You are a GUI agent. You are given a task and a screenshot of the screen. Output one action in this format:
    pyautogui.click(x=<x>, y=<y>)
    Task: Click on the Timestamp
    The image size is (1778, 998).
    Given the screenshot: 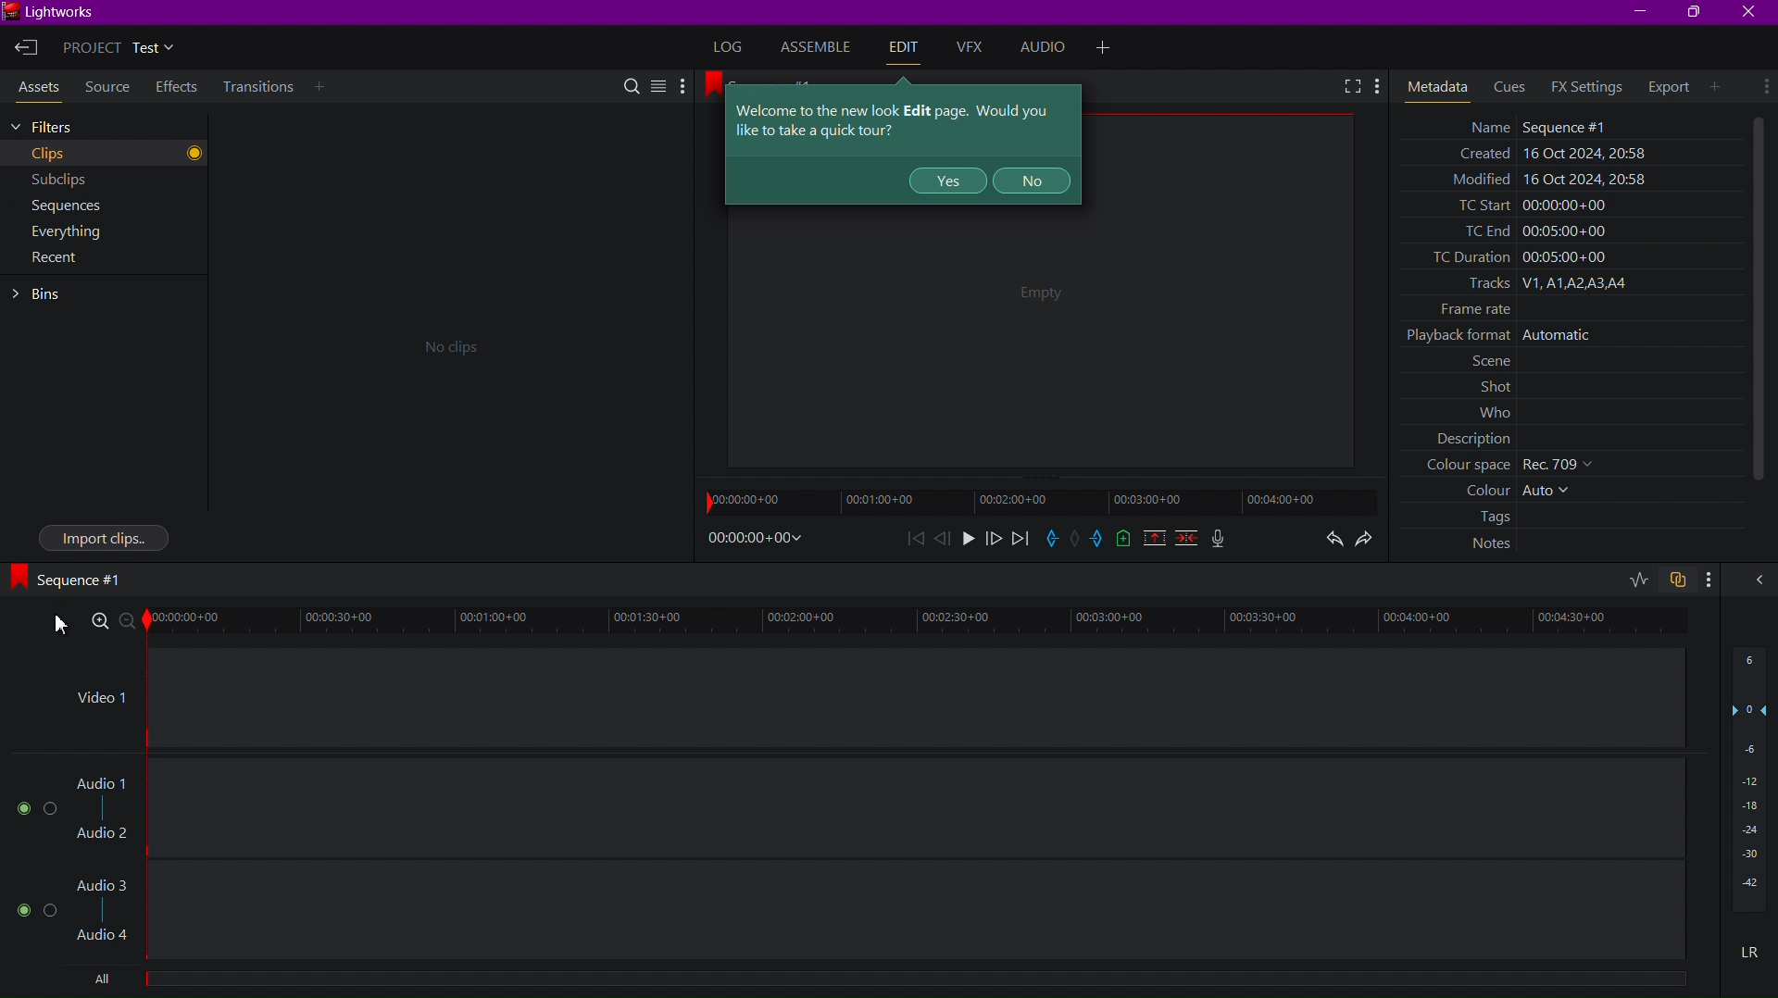 What is the action you would take?
    pyautogui.click(x=765, y=539)
    